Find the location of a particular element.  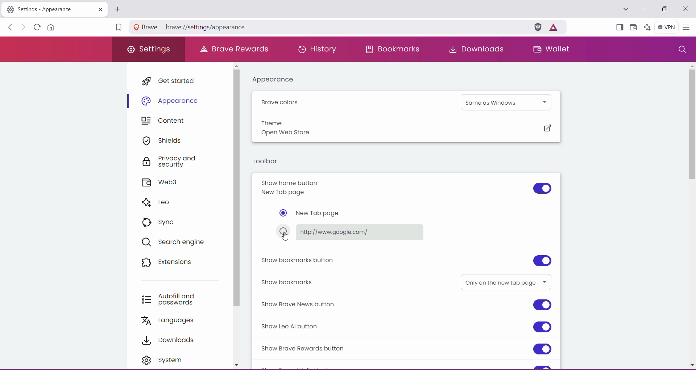

Show bookmarks button is located at coordinates (298, 260).